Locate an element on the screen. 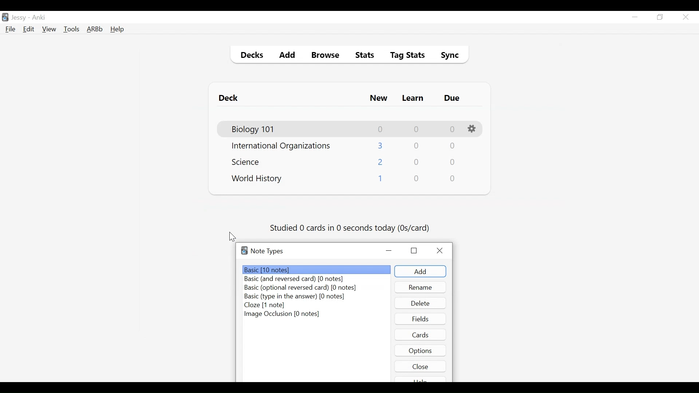 This screenshot has width=699, height=393. Learn Card Count is located at coordinates (417, 162).